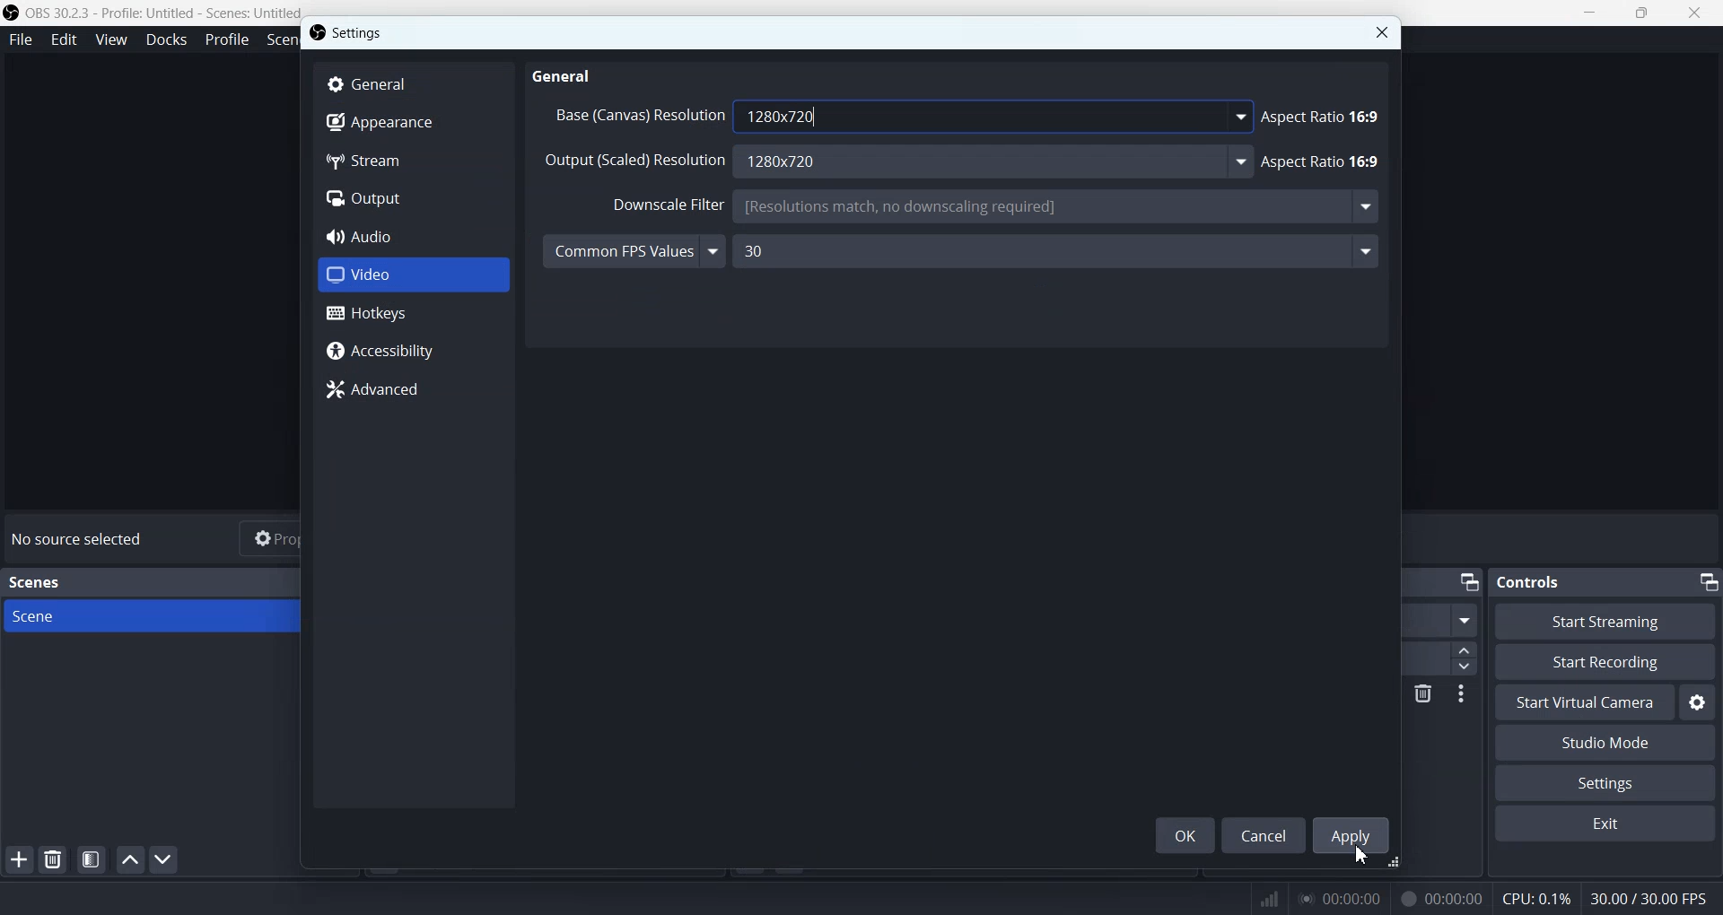 Image resolution: width=1723 pixels, height=915 pixels. Describe the element at coordinates (415, 83) in the screenshot. I see `General` at that location.